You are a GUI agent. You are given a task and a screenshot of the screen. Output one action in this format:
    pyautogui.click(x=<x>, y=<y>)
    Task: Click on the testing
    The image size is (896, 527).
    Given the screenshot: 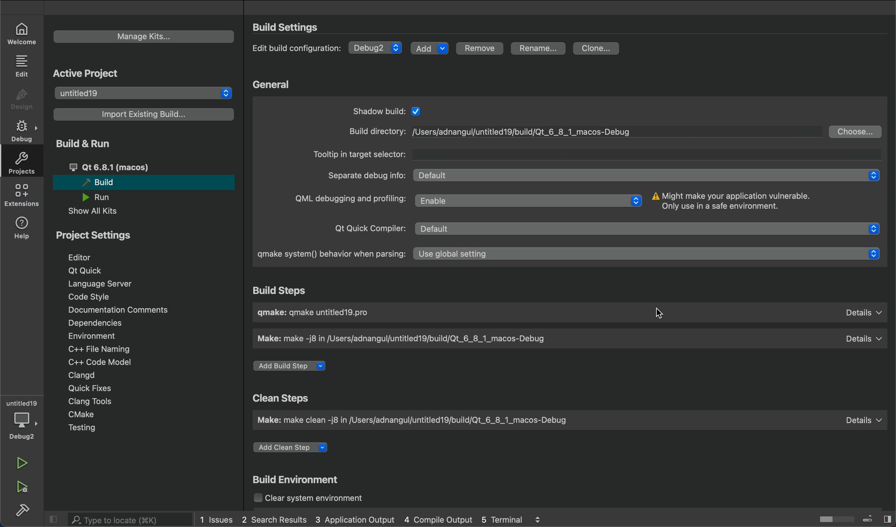 What is the action you would take?
    pyautogui.click(x=91, y=429)
    